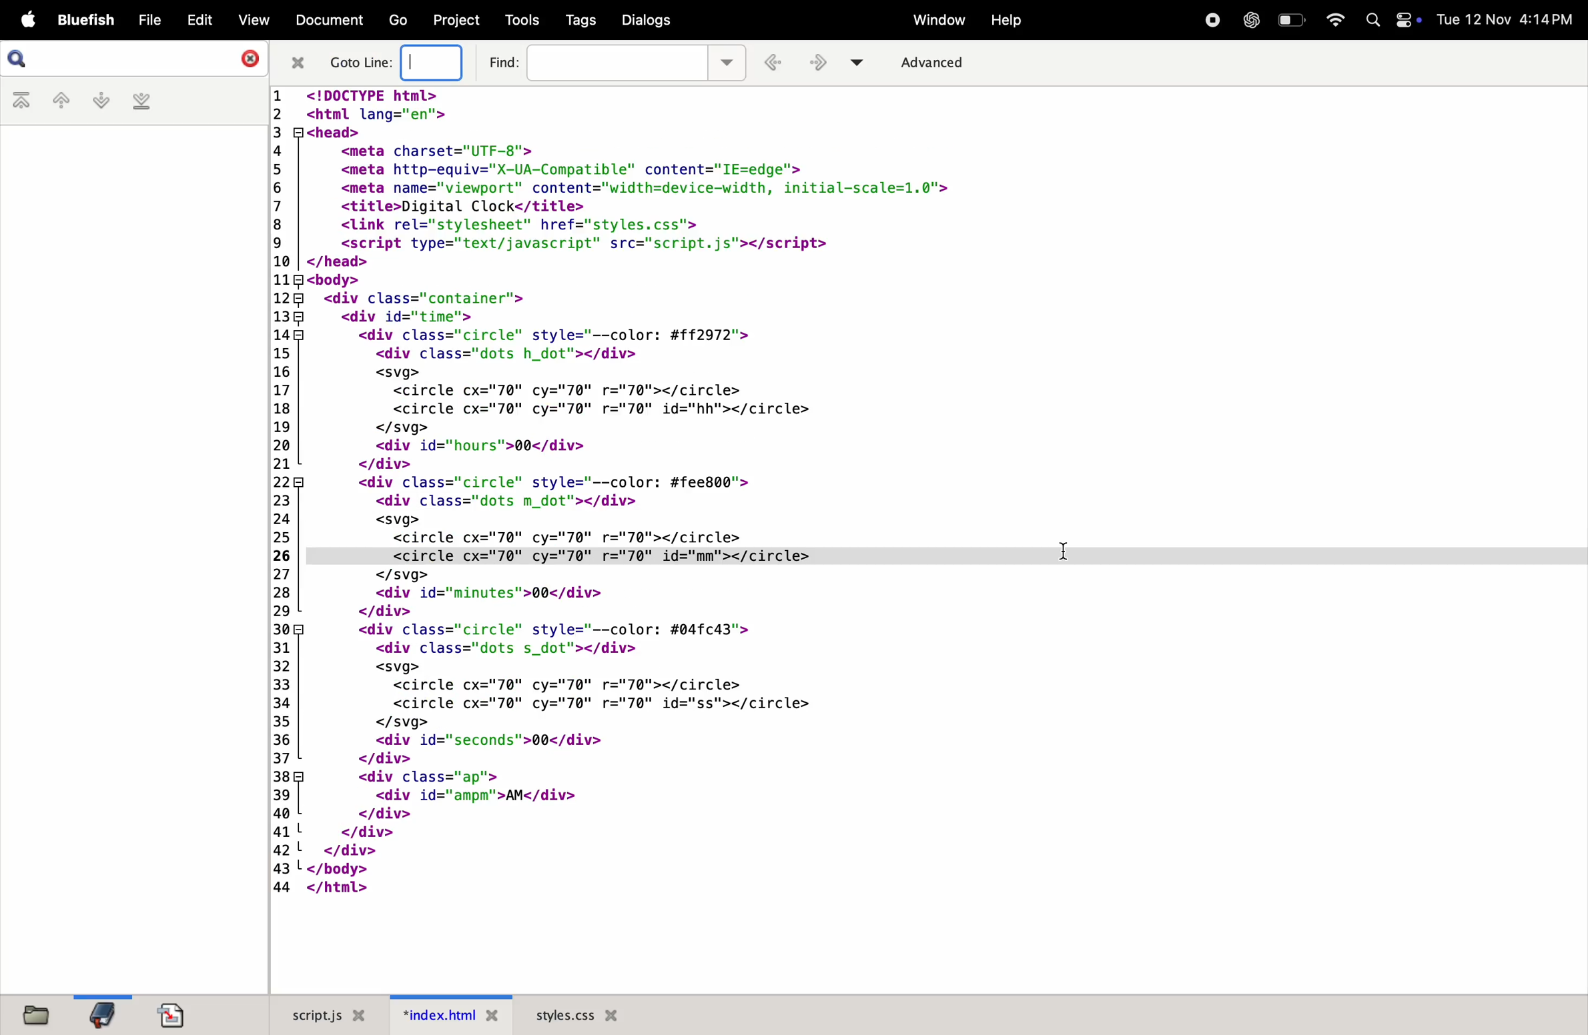 The image size is (1588, 1035). I want to click on search, so click(20, 59).